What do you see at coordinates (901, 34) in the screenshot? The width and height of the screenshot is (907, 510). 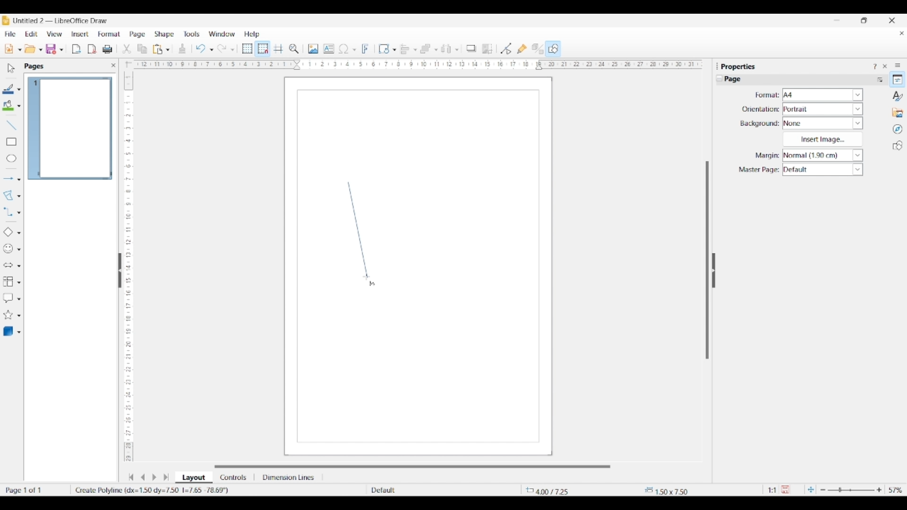 I see `Close current document ` at bounding box center [901, 34].